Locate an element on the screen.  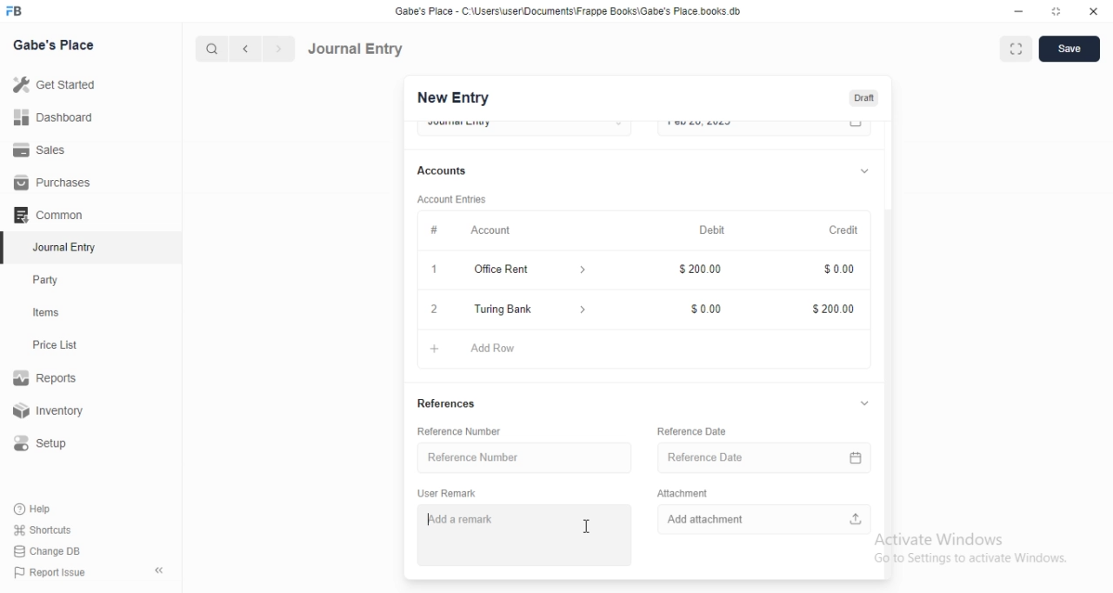
Accounts is located at coordinates (444, 170).